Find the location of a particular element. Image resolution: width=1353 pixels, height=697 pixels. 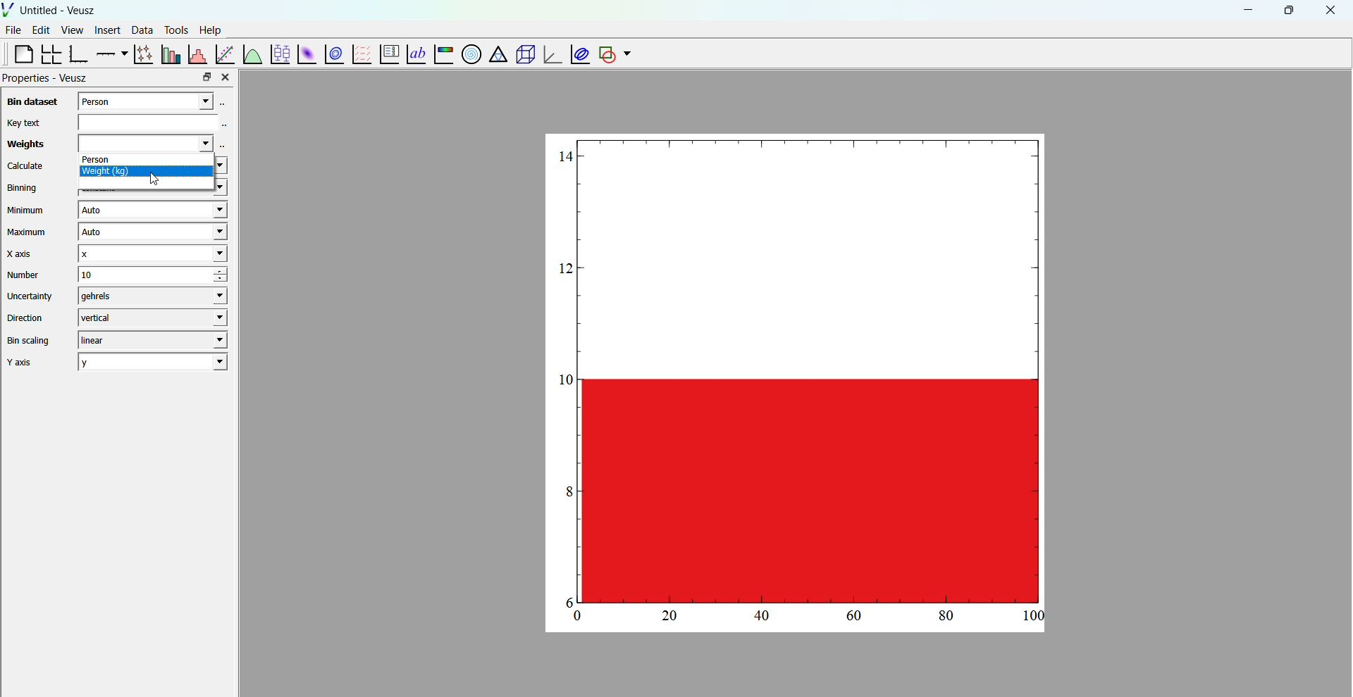

base graph is located at coordinates (78, 54).